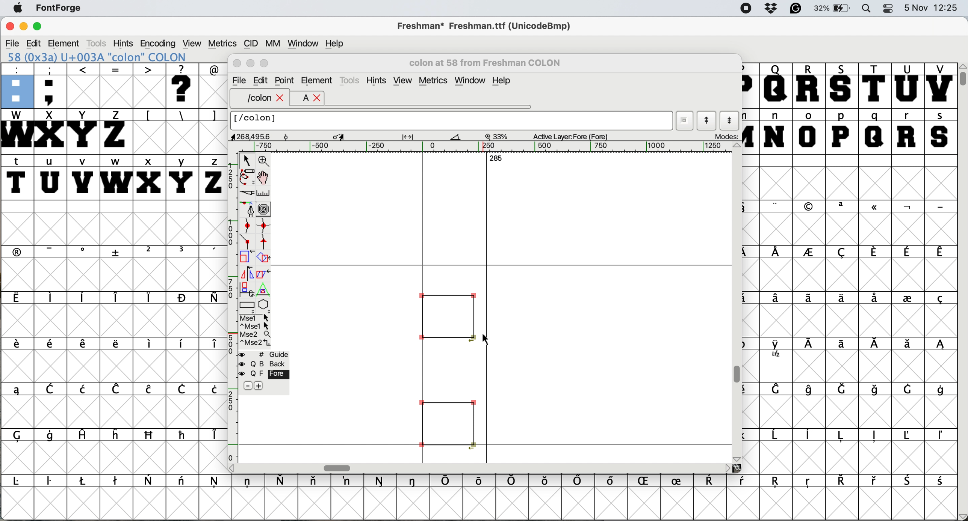 This screenshot has height=521, width=968. What do you see at coordinates (182, 115) in the screenshot?
I see `\` at bounding box center [182, 115].